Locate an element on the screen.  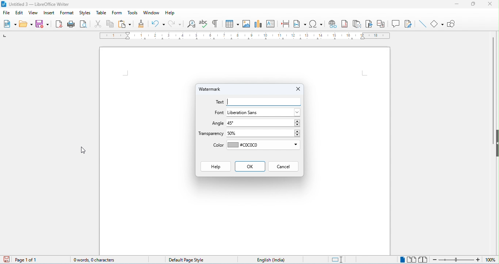
hidbar is located at coordinates (497, 143).